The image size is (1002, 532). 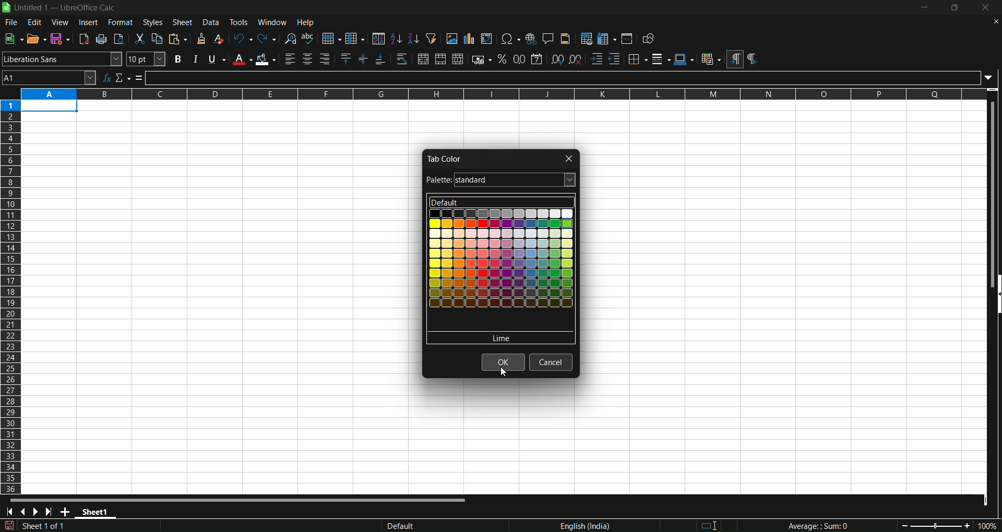 What do you see at coordinates (98, 513) in the screenshot?
I see `sheet 1` at bounding box center [98, 513].